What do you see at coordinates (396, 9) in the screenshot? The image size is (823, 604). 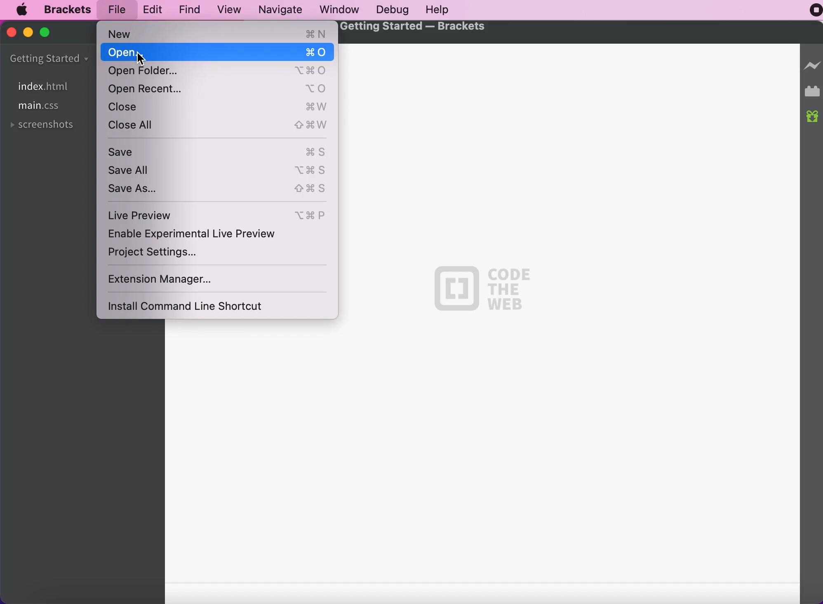 I see `debug` at bounding box center [396, 9].